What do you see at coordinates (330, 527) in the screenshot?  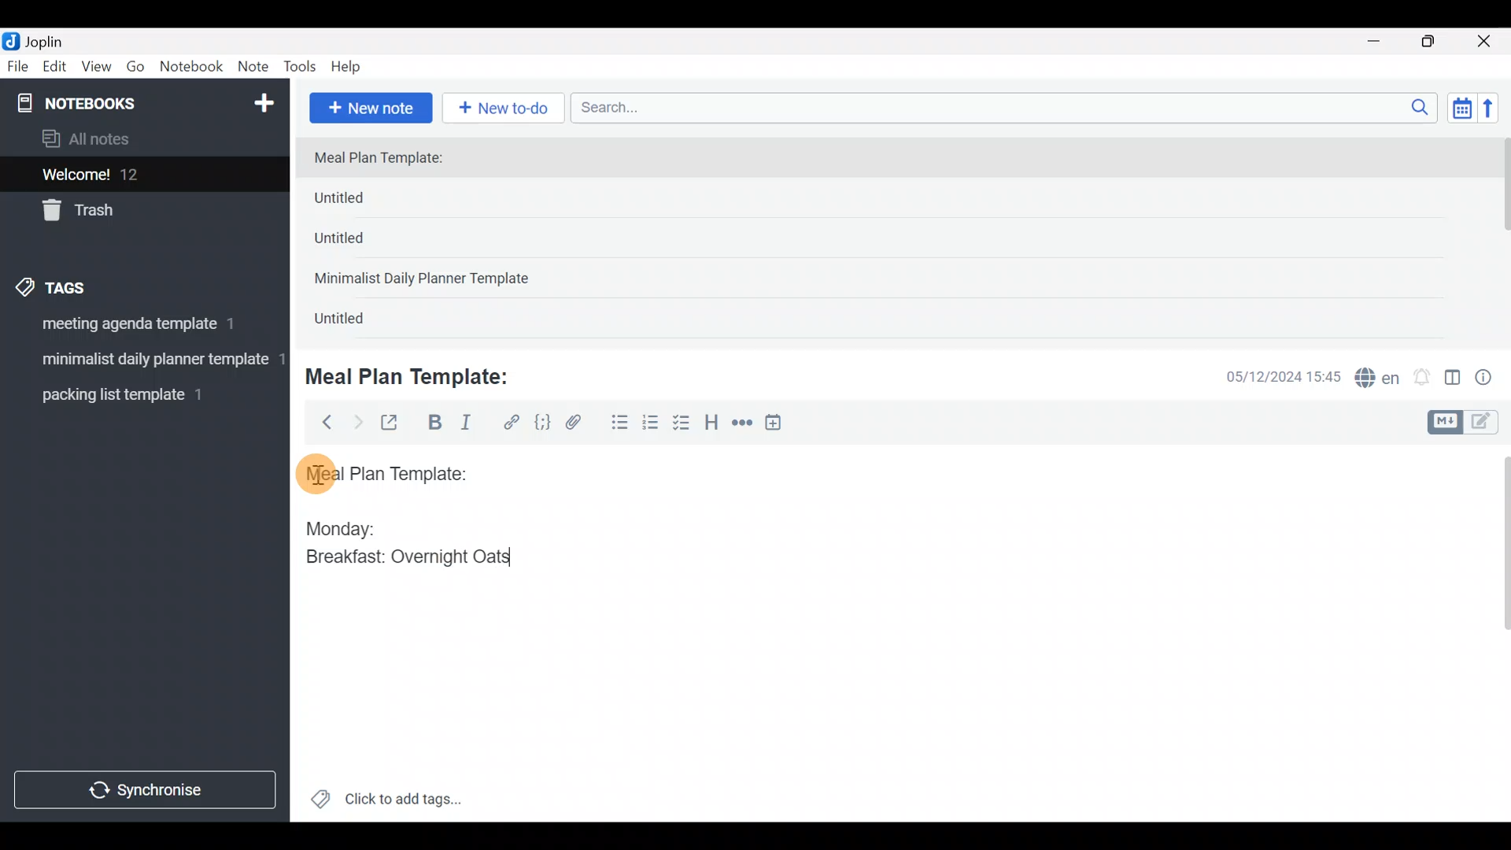 I see `Monday:` at bounding box center [330, 527].